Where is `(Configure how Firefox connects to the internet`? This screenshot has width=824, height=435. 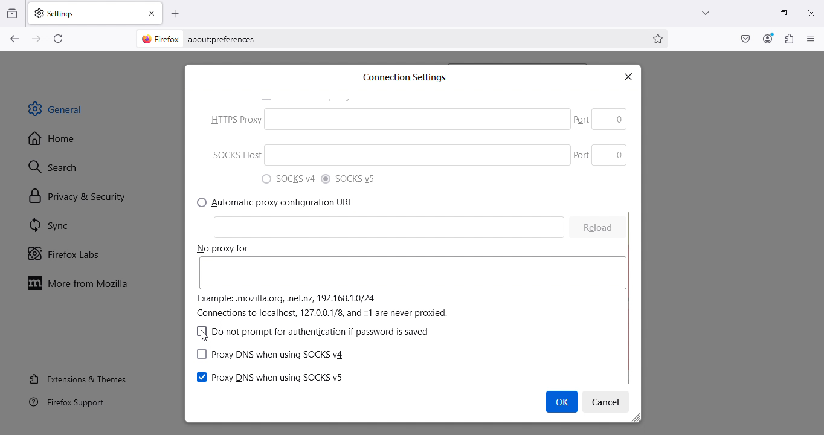 (Configure how Firefox connects to the internet is located at coordinates (359, 377).